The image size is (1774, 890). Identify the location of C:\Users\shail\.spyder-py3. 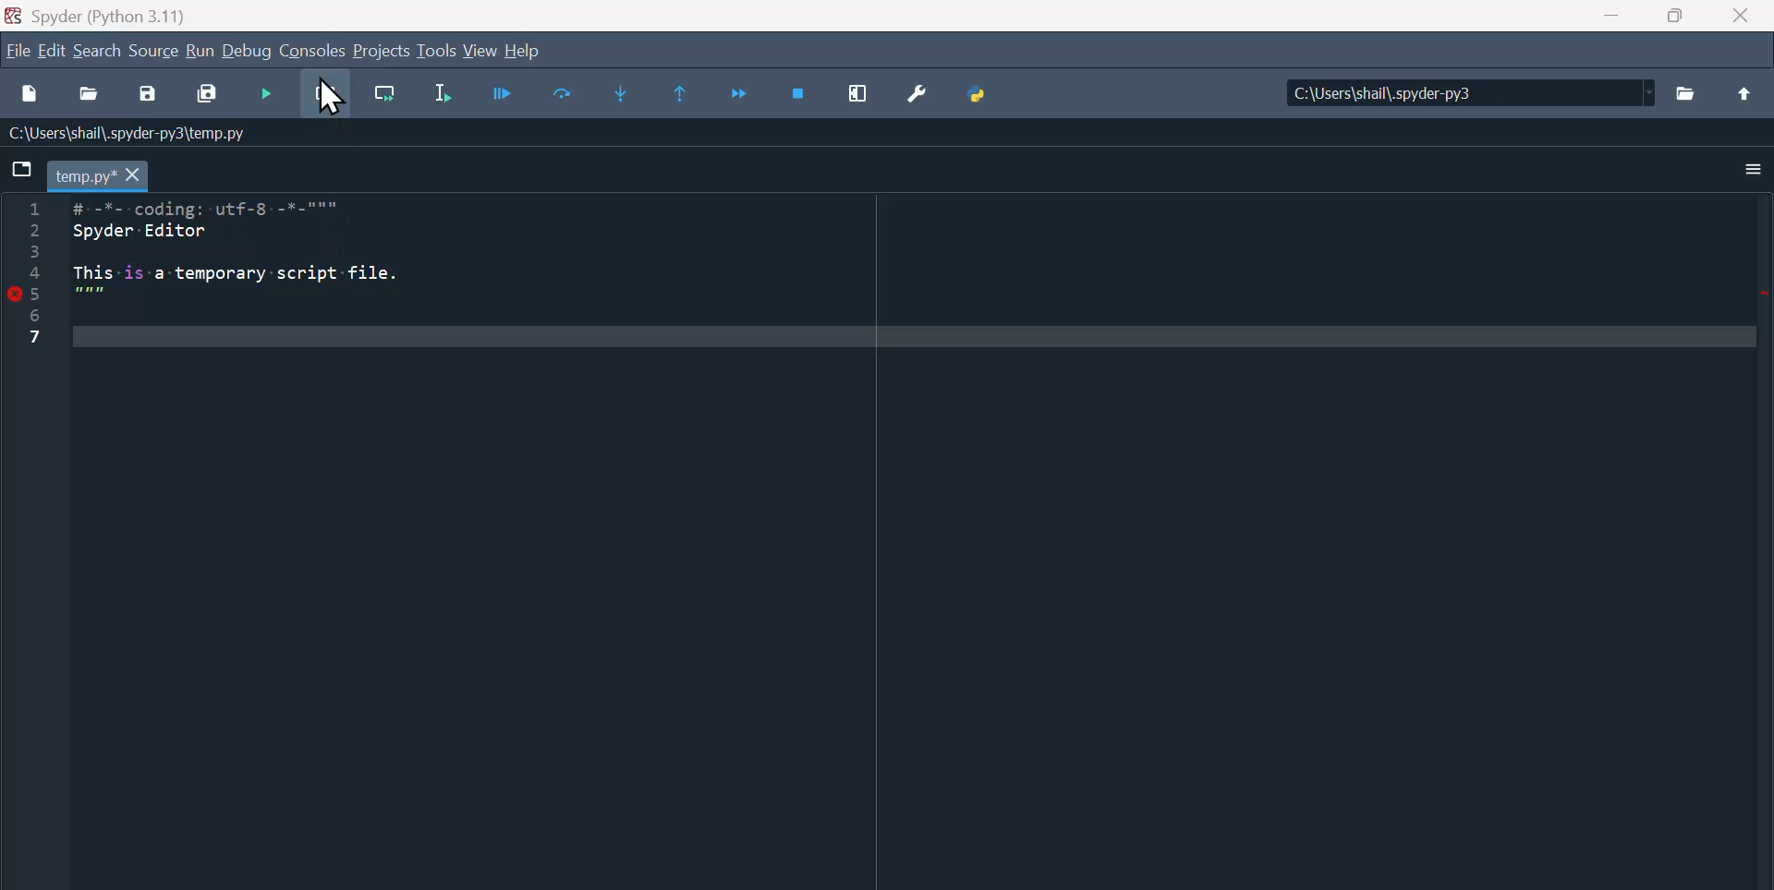
(1460, 92).